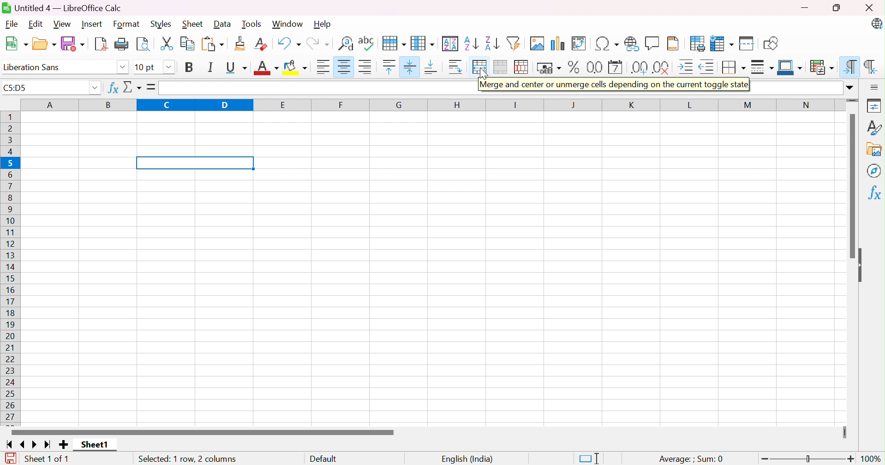  Describe the element at coordinates (102, 43) in the screenshot. I see `Export as PDF` at that location.